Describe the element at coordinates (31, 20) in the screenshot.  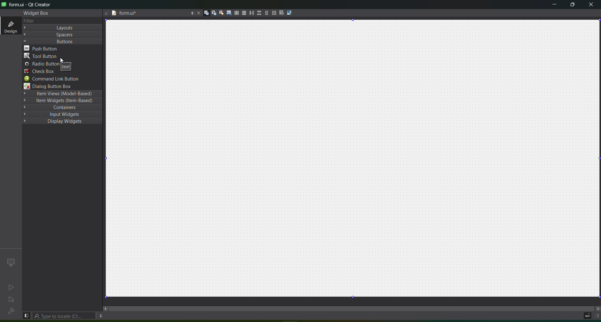
I see `text` at that location.